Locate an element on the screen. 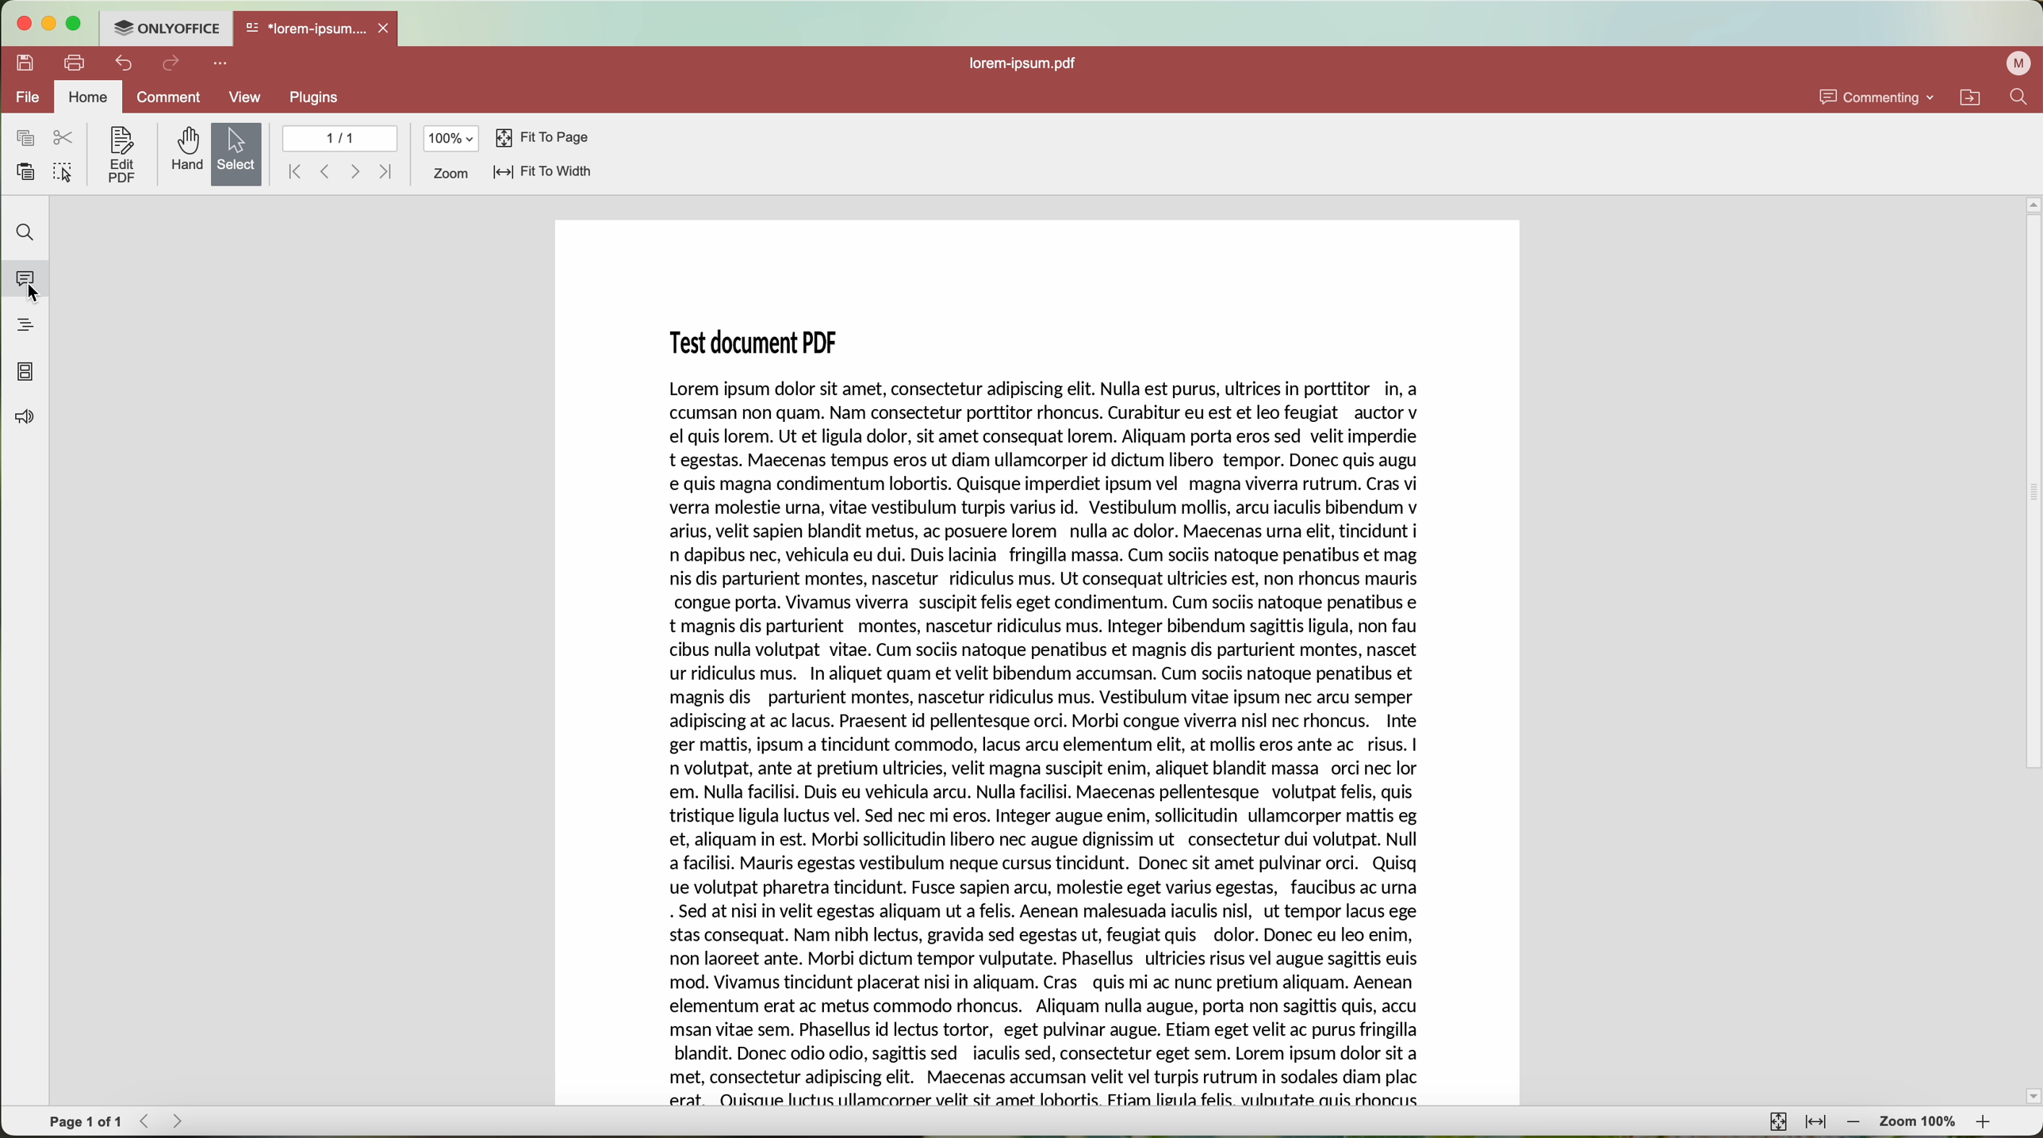 The height and width of the screenshot is (1138, 2043). close program is located at coordinates (21, 25).